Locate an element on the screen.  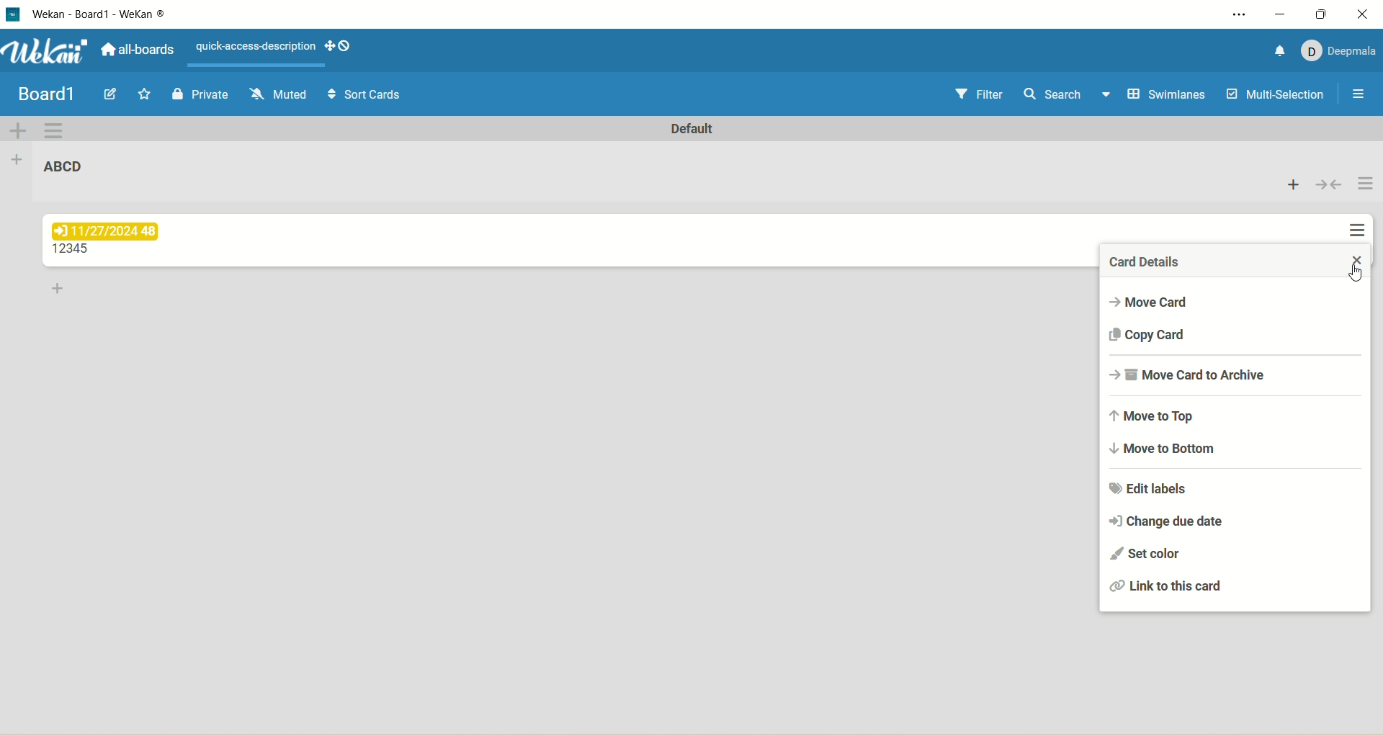
due date is located at coordinates (109, 231).